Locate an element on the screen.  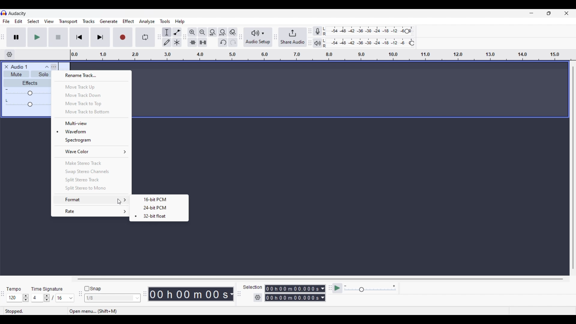
Scale to measure audio length is located at coordinates (323, 55).